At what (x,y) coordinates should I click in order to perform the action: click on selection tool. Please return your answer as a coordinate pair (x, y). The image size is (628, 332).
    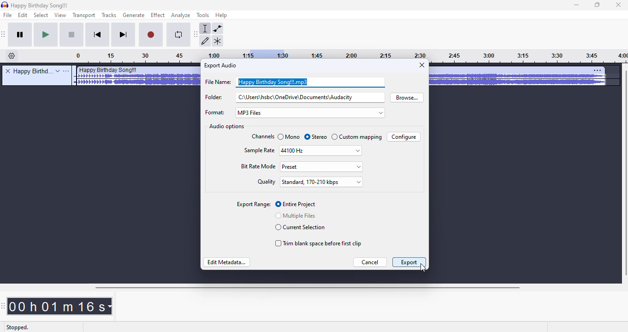
    Looking at the image, I should click on (206, 29).